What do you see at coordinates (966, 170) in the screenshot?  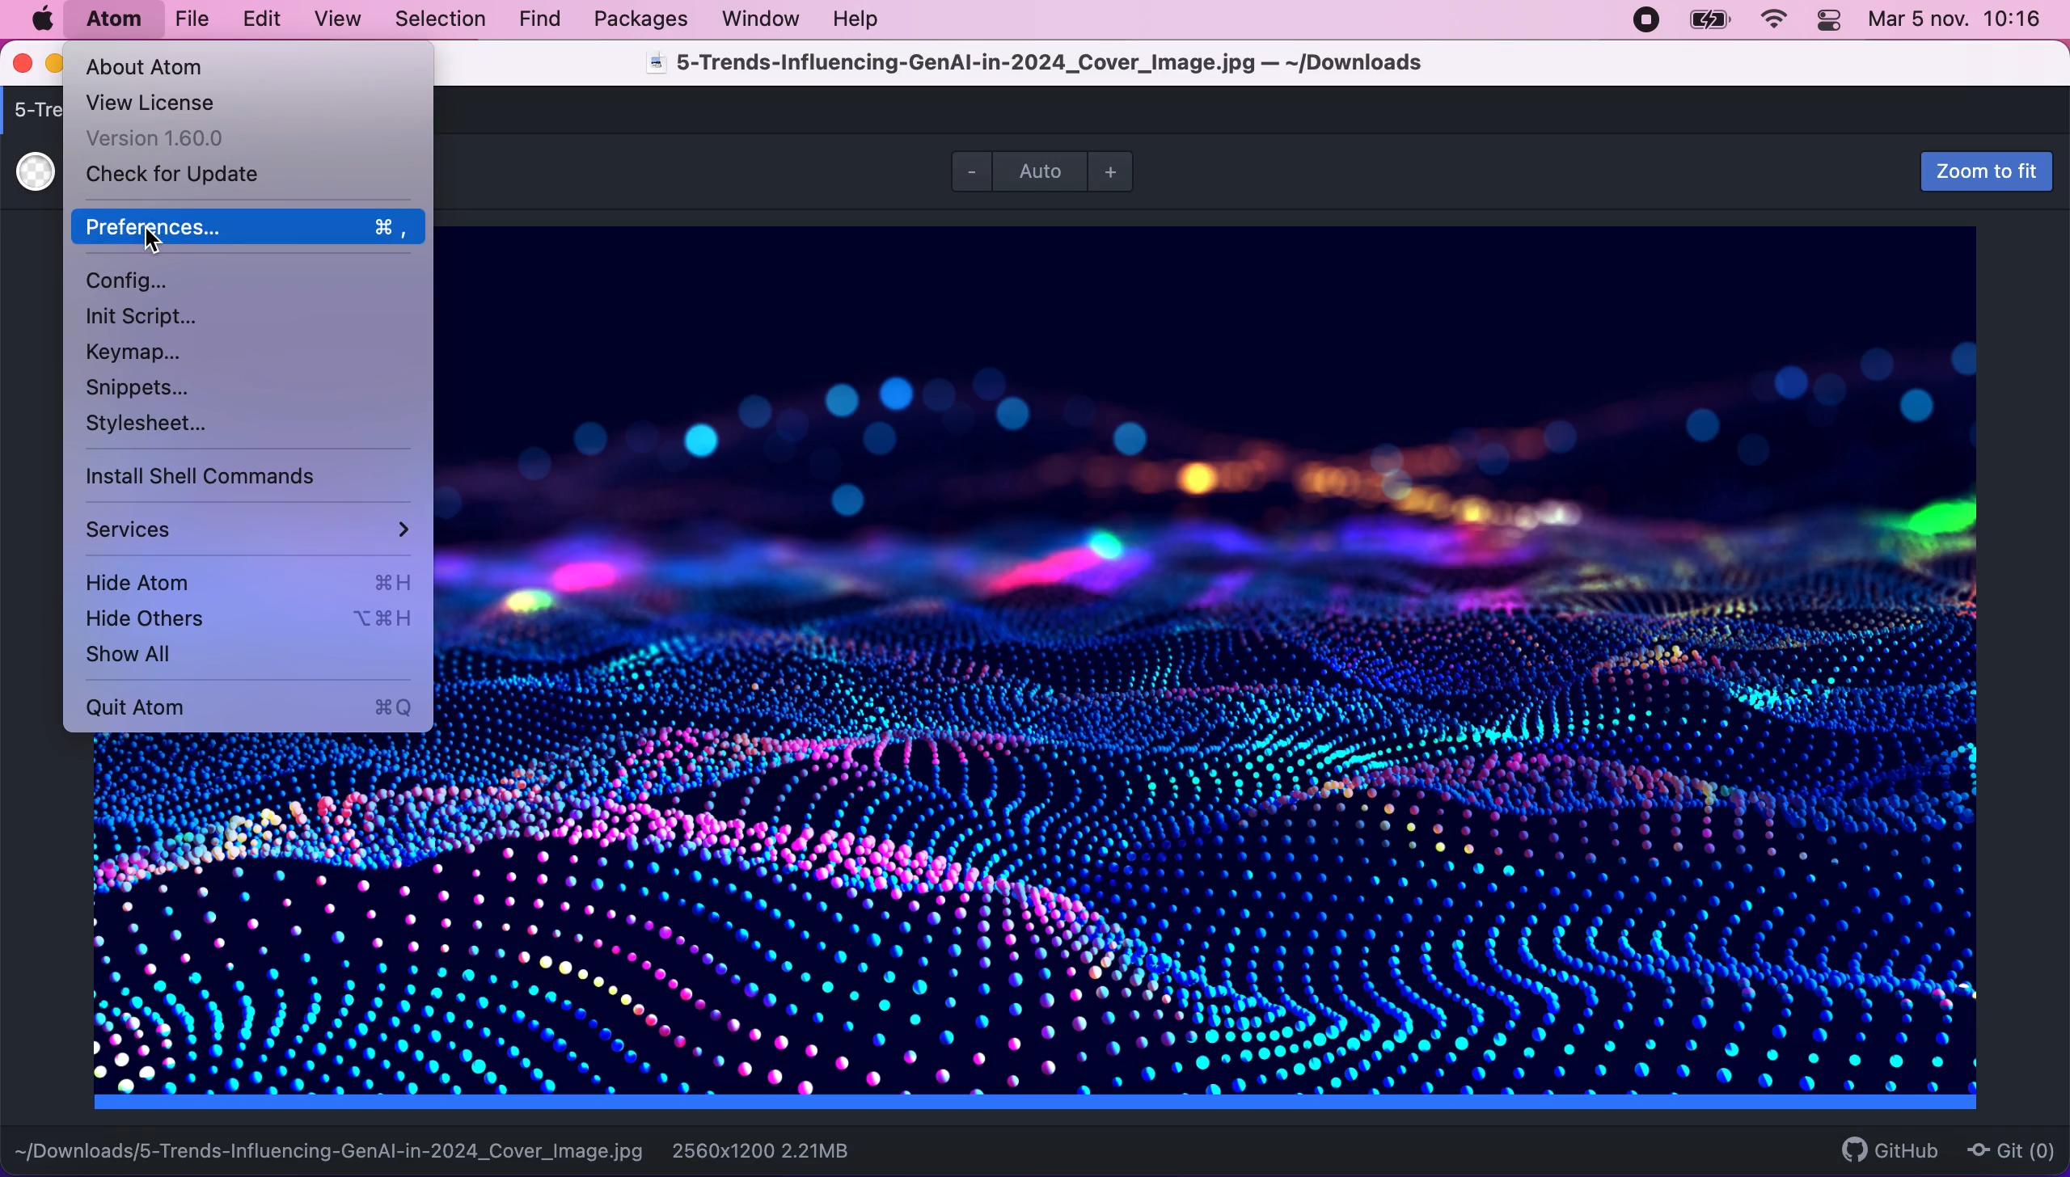 I see `zoom out` at bounding box center [966, 170].